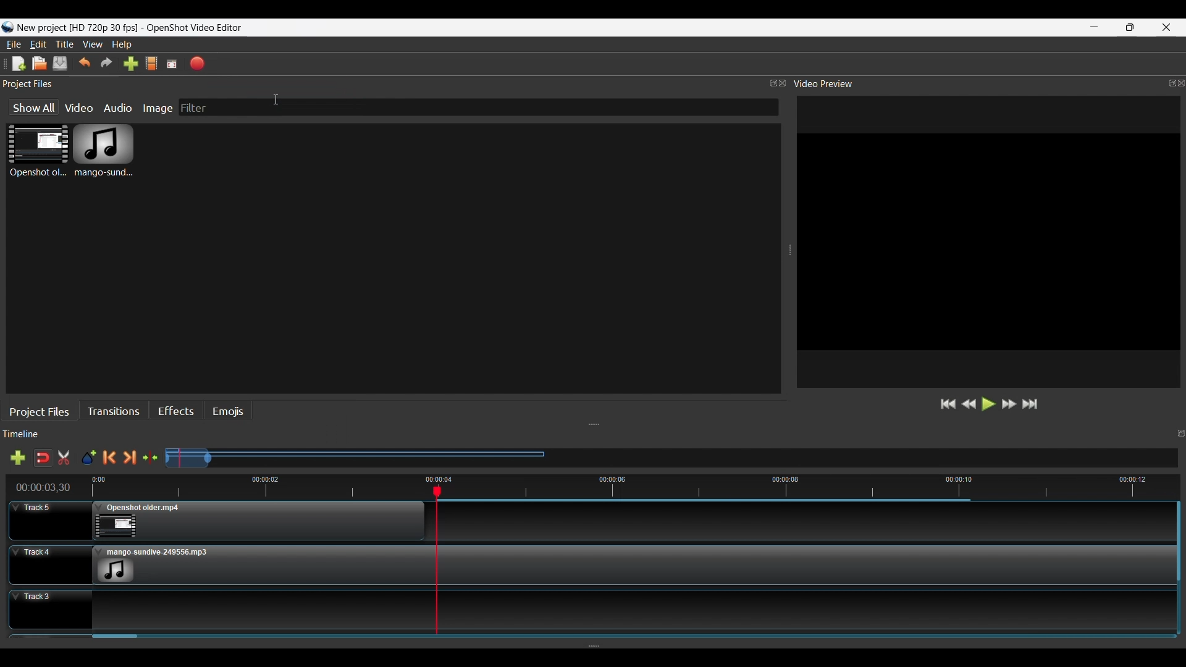 The height and width of the screenshot is (667, 1186). I want to click on Play, so click(989, 403).